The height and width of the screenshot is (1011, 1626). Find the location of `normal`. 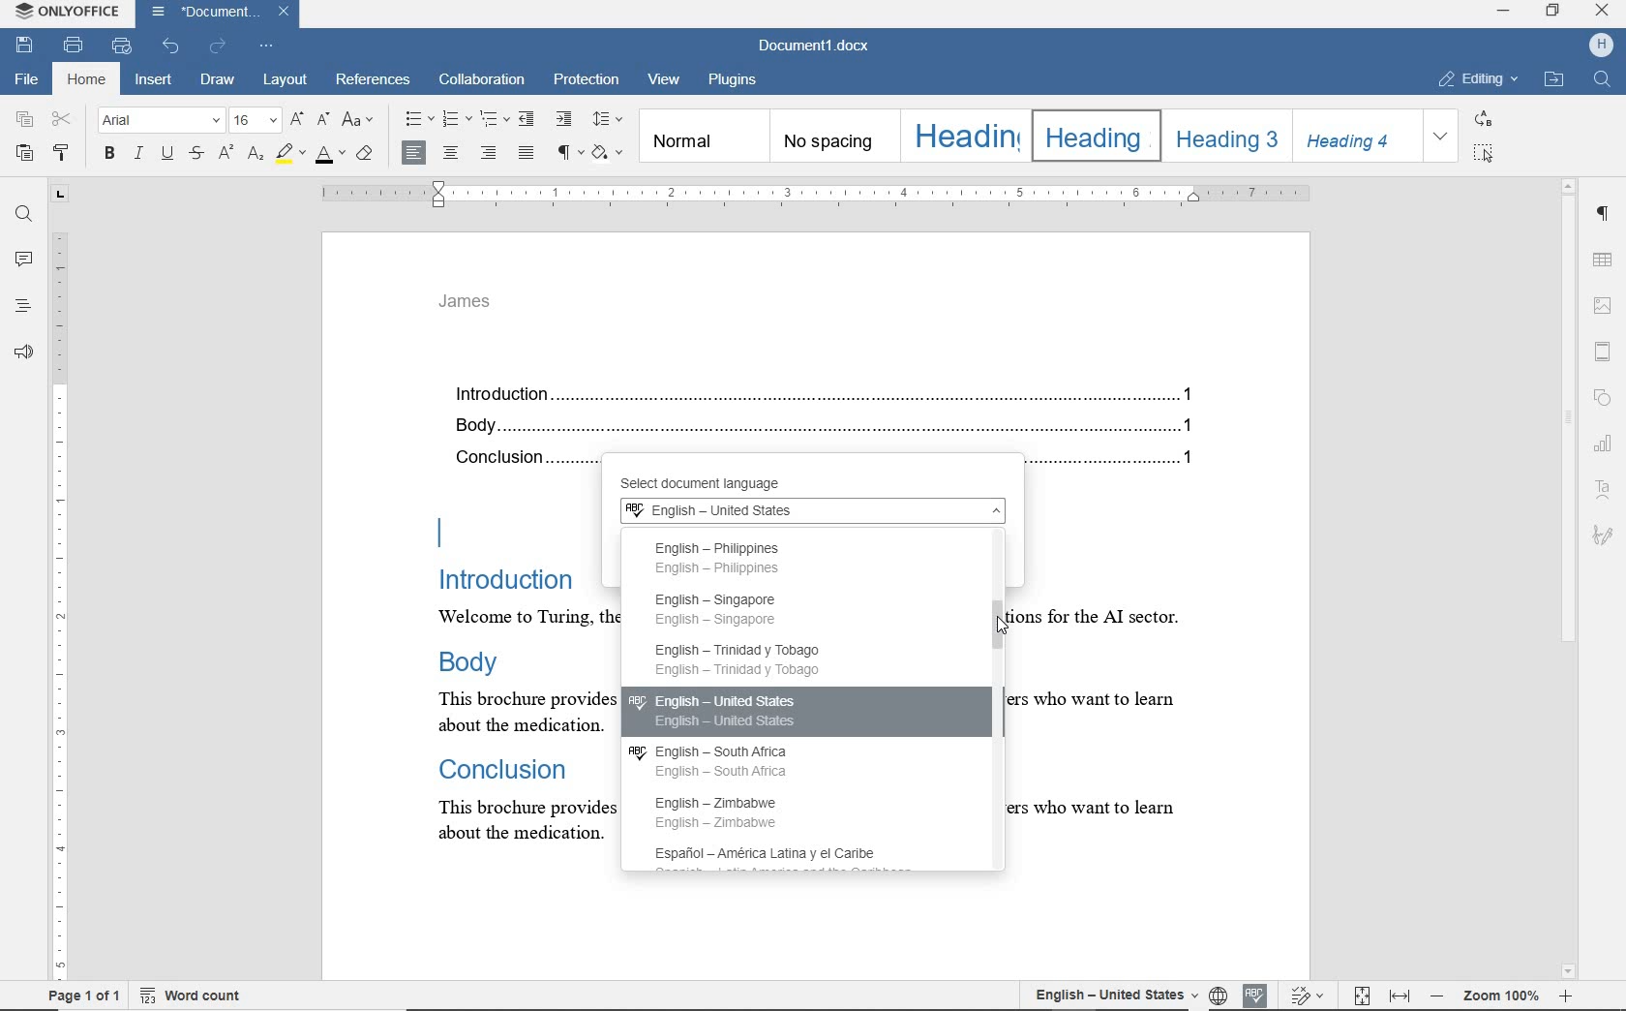

normal is located at coordinates (703, 135).